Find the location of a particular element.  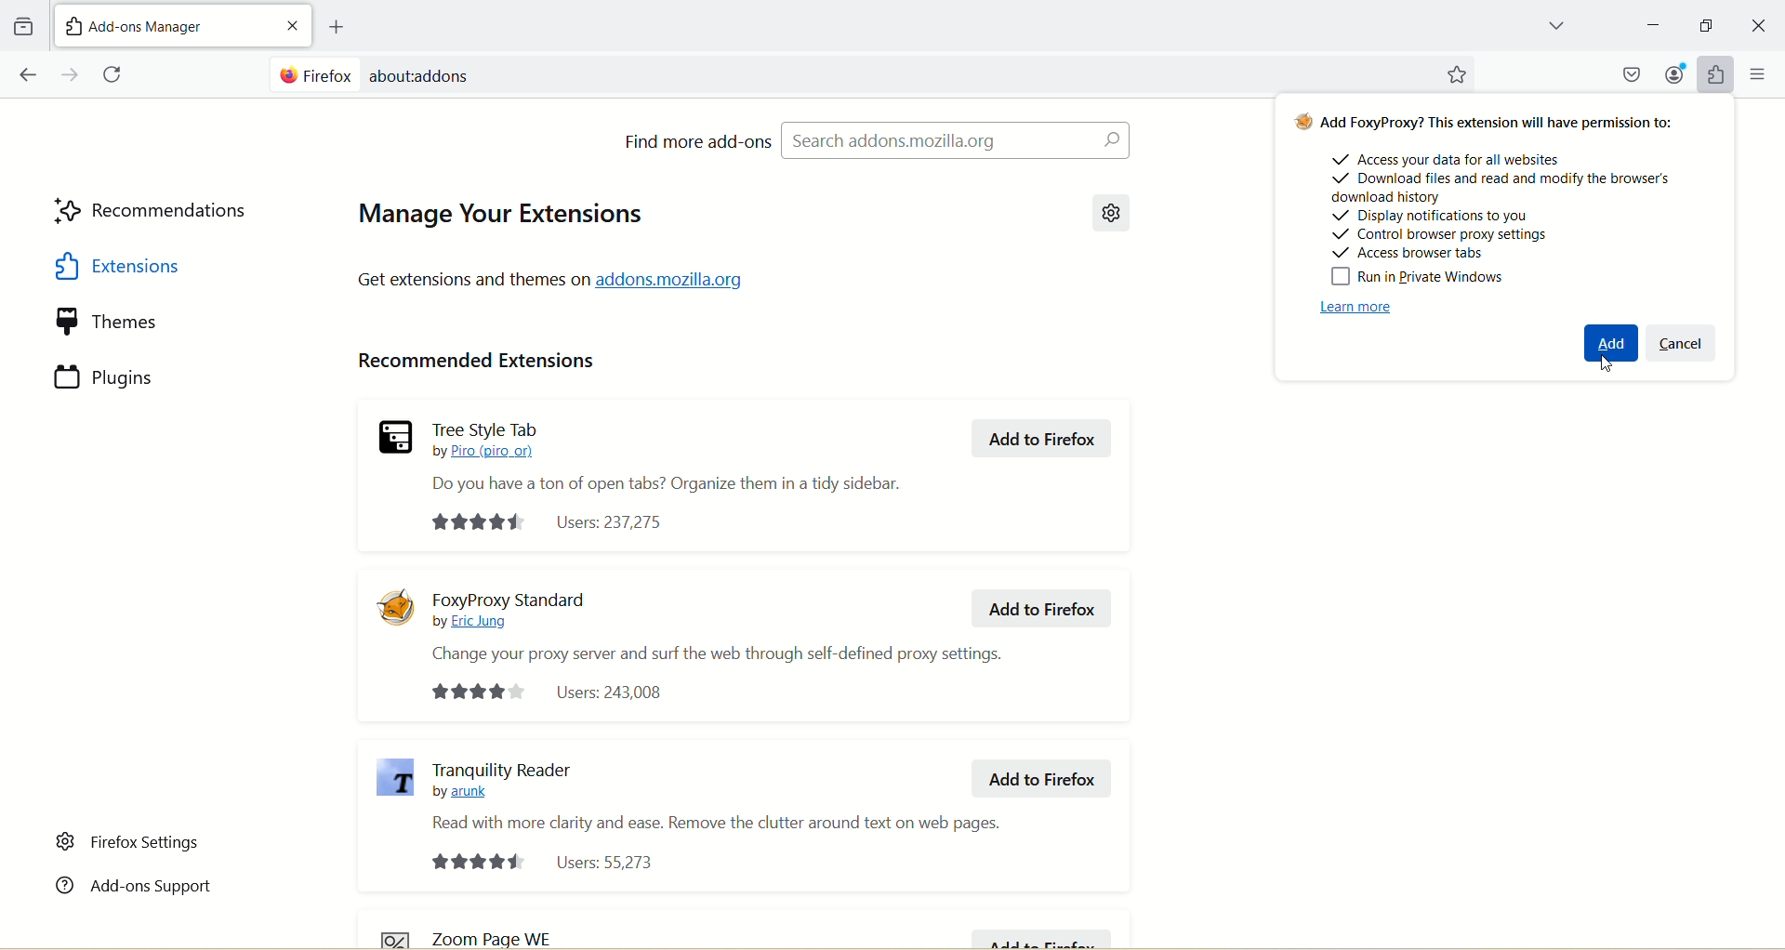

Tree Style Tab
by Piro (piro_or)
Do you have a ton of open tabs? Organize them in a tidy sidebar. is located at coordinates (663, 457).